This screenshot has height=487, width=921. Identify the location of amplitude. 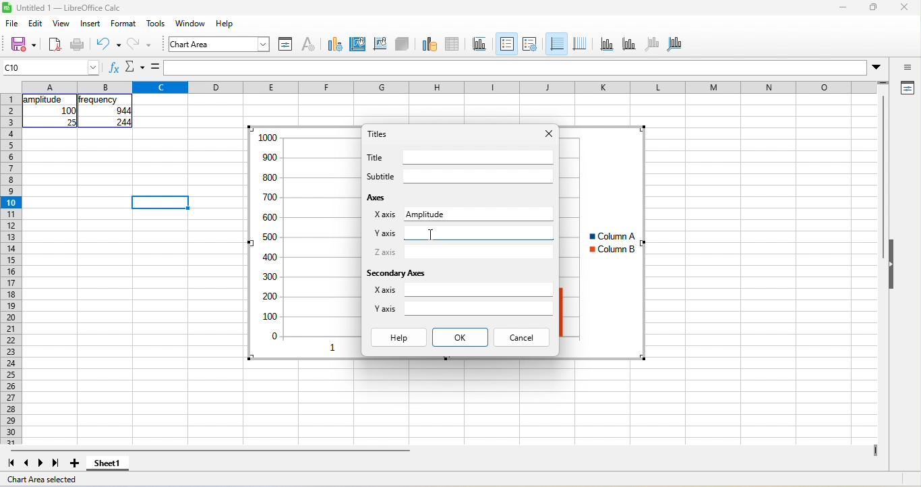
(44, 100).